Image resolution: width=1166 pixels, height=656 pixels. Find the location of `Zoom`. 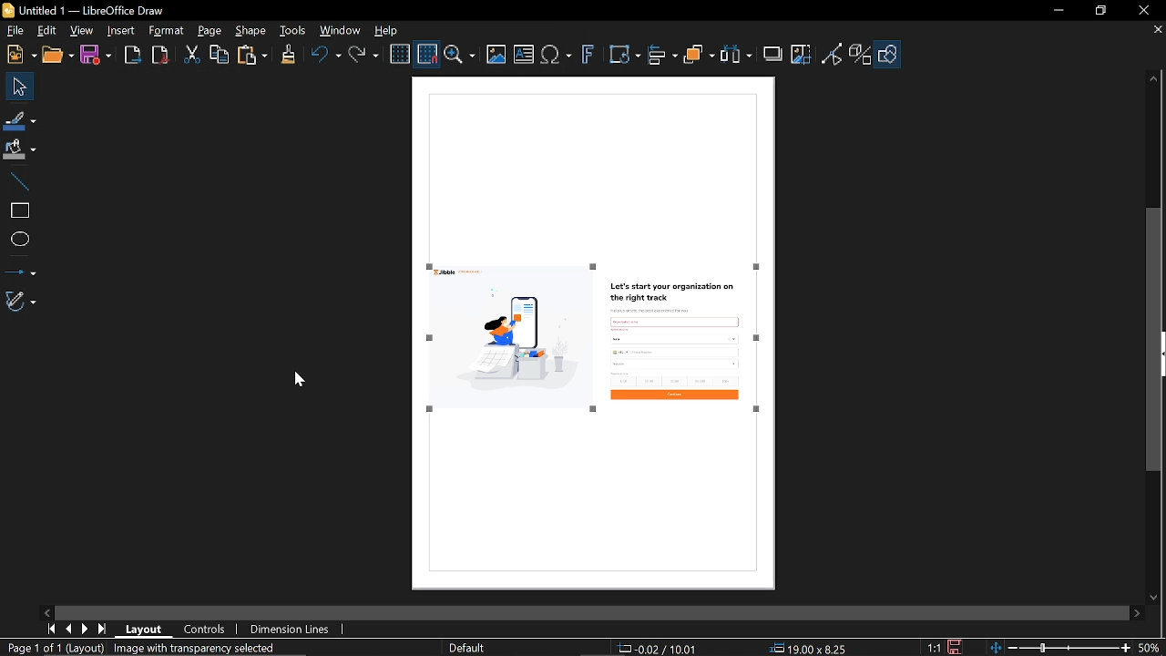

Zoom is located at coordinates (460, 54).